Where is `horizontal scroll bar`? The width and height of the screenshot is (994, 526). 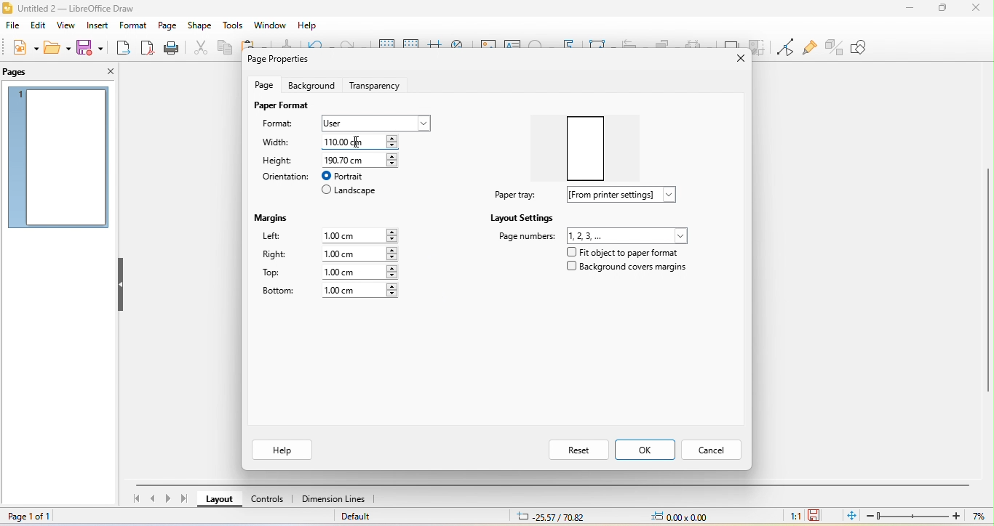
horizontal scroll bar is located at coordinates (555, 483).